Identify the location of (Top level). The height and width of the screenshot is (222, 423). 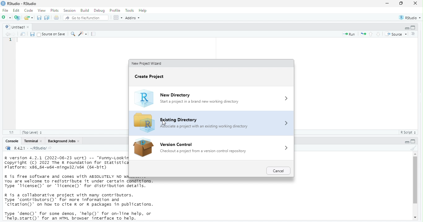
(33, 132).